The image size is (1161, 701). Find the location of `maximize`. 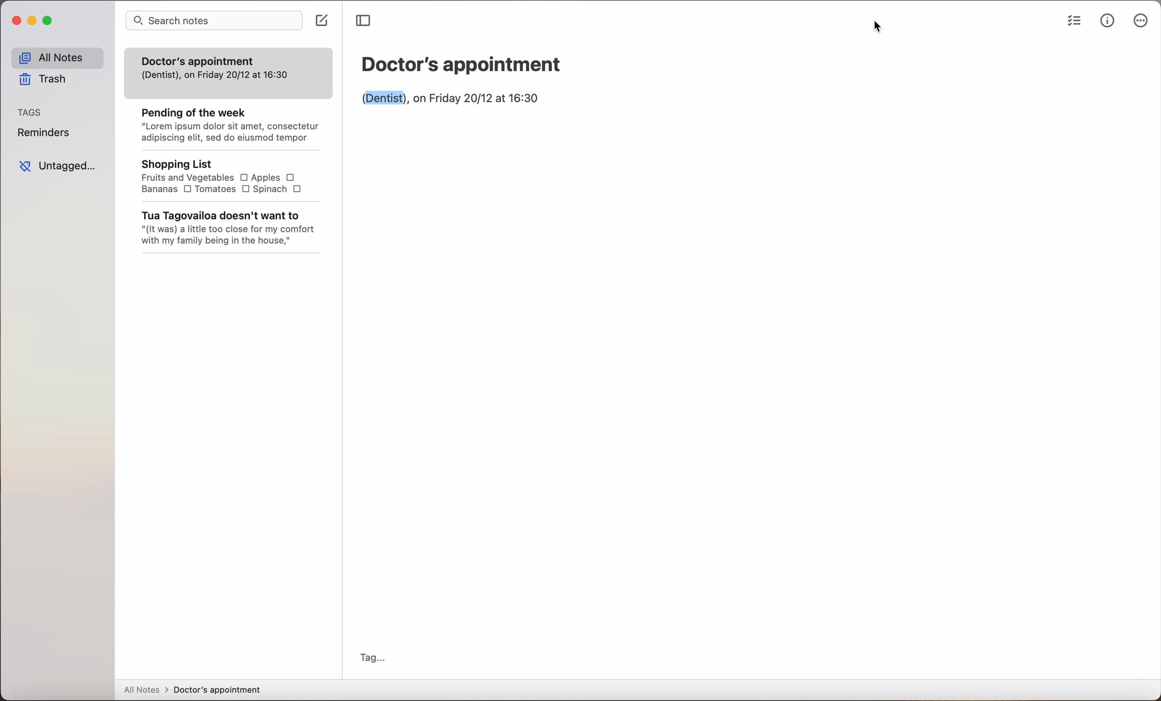

maximize is located at coordinates (49, 21).